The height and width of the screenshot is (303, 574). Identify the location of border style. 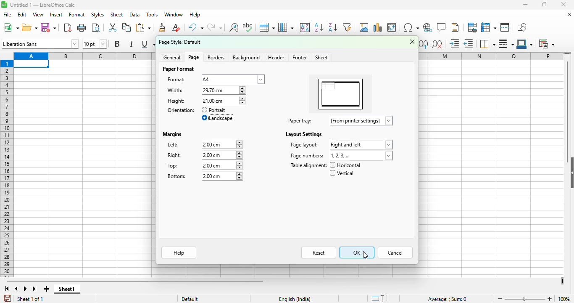
(506, 44).